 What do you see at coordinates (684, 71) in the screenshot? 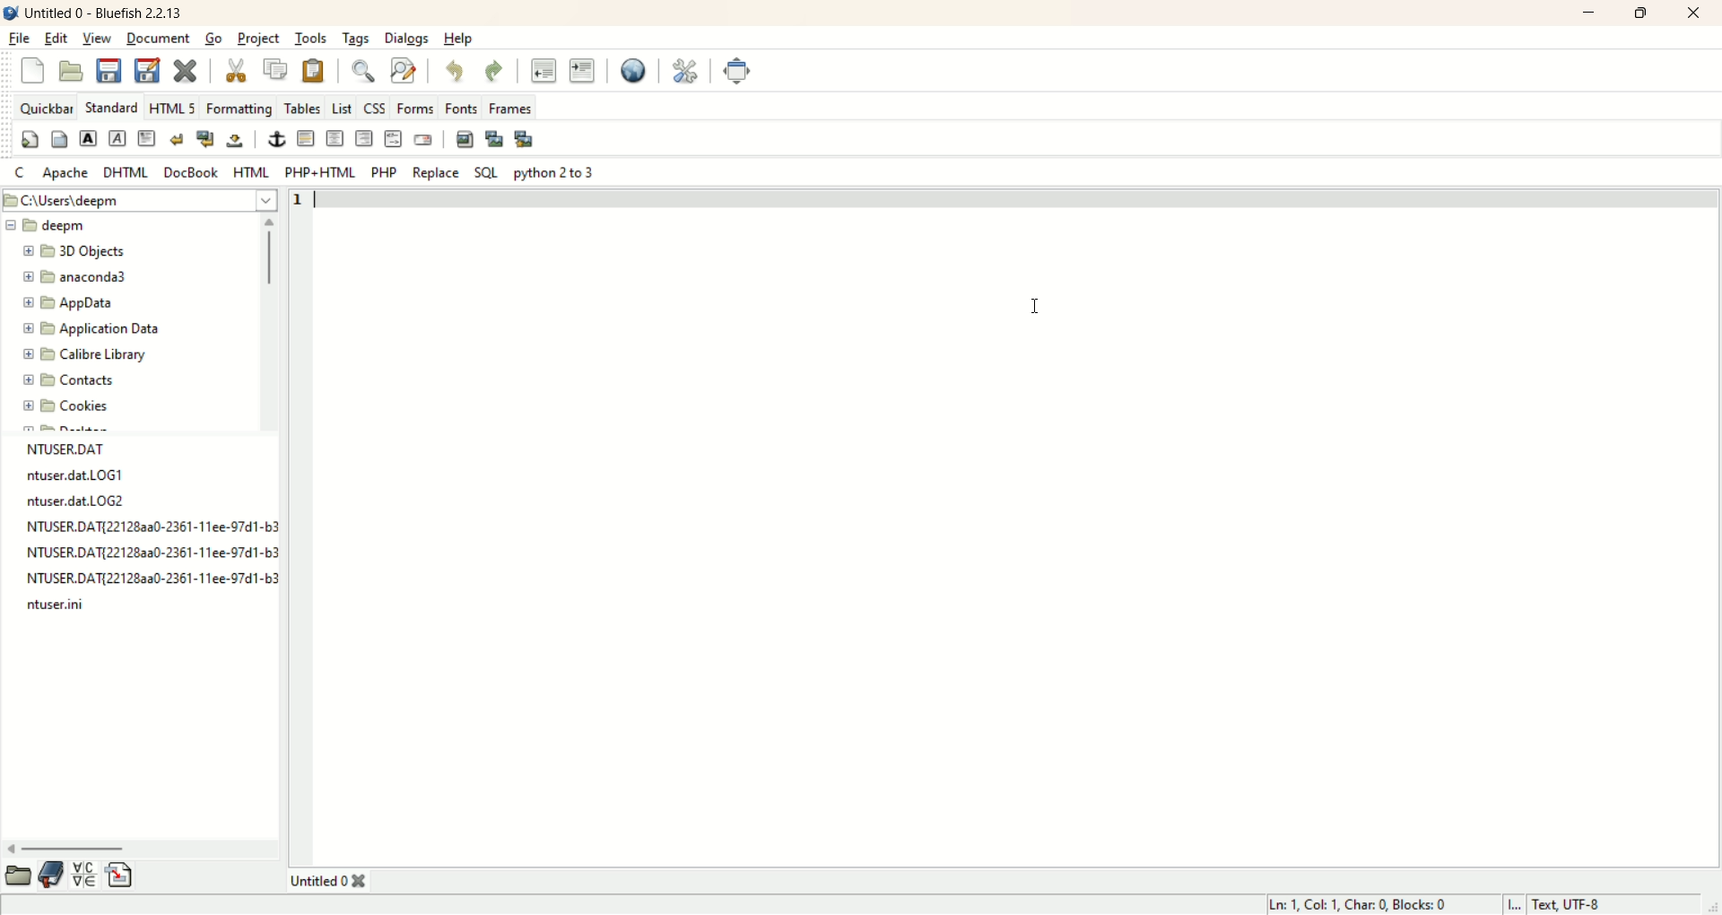
I see `edit preferences` at bounding box center [684, 71].